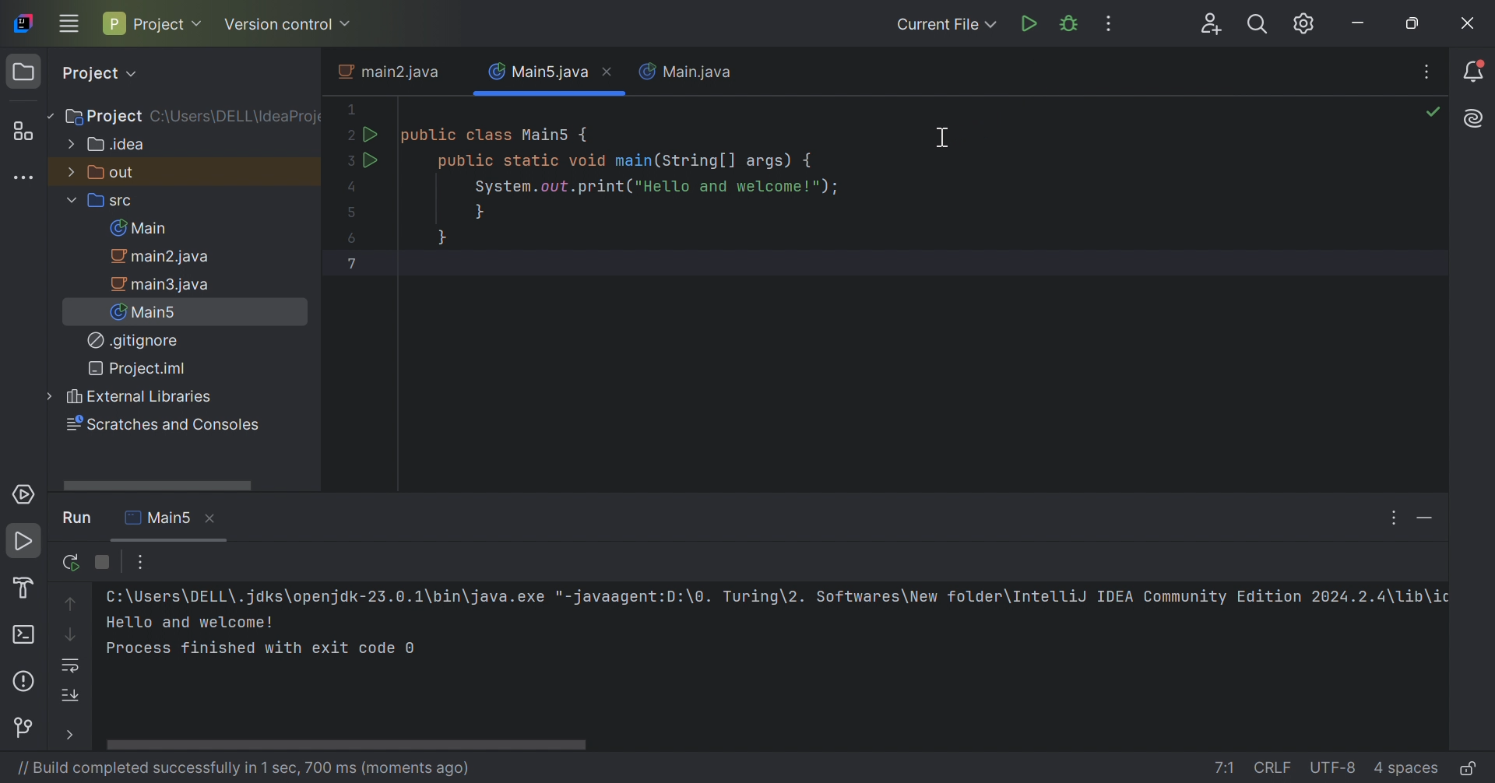 This screenshot has width=1495, height=783. Describe the element at coordinates (23, 130) in the screenshot. I see `Structure` at that location.